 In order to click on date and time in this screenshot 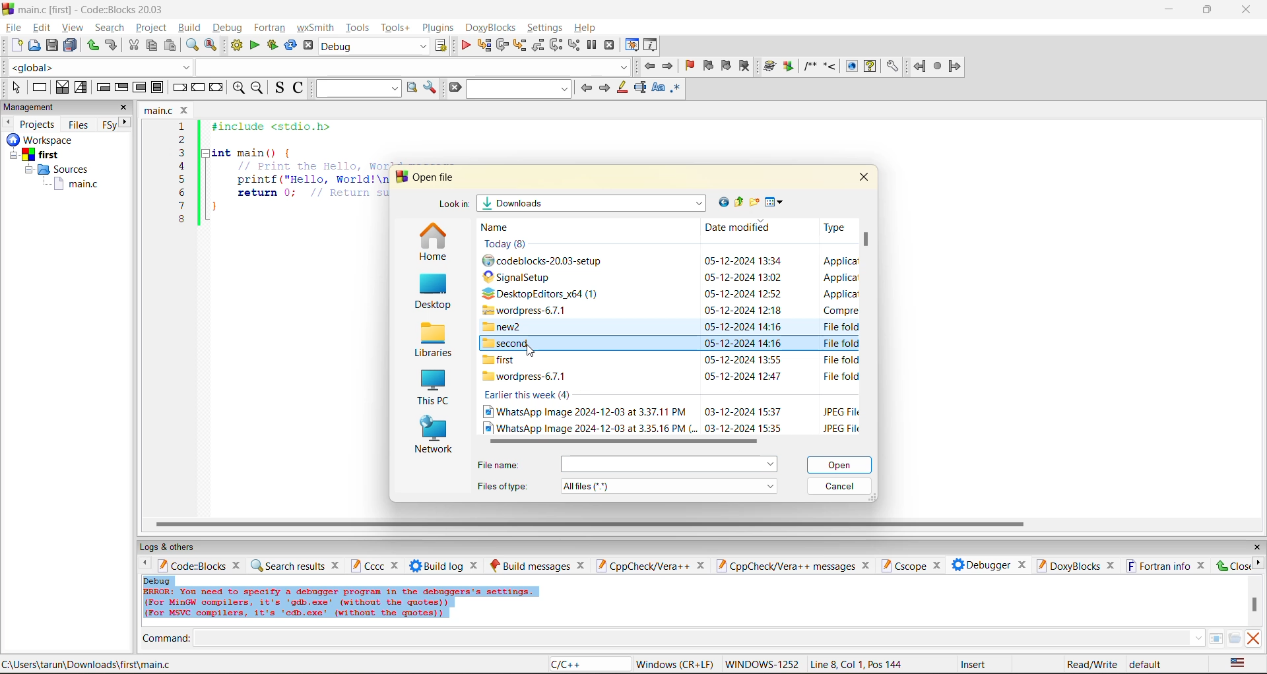, I will do `click(742, 360)`.